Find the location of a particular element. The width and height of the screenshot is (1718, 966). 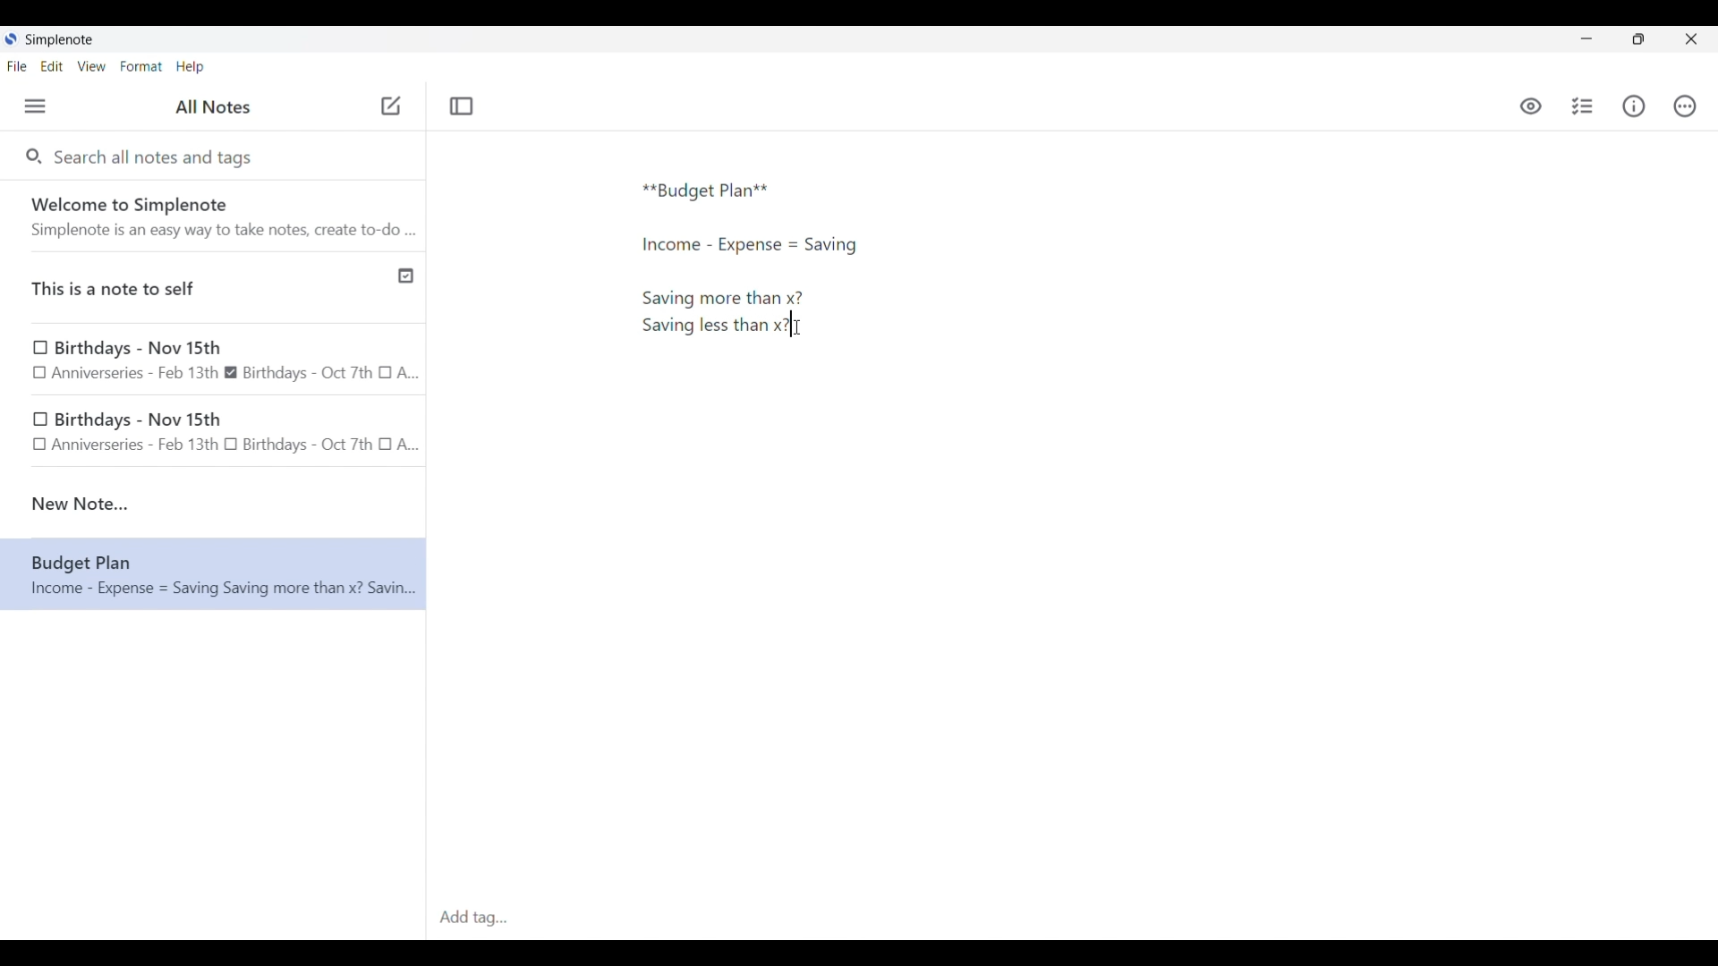

Minimize is located at coordinates (1586, 38).